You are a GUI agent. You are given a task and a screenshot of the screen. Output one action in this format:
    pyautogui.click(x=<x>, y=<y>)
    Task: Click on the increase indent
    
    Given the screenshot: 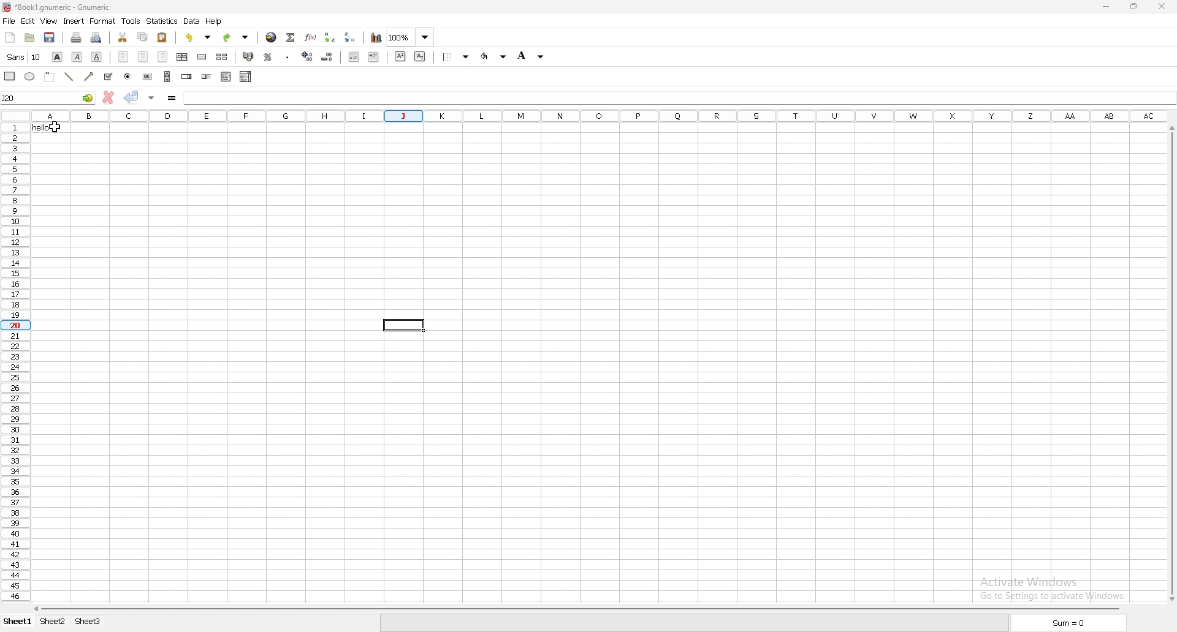 What is the action you would take?
    pyautogui.click(x=375, y=57)
    